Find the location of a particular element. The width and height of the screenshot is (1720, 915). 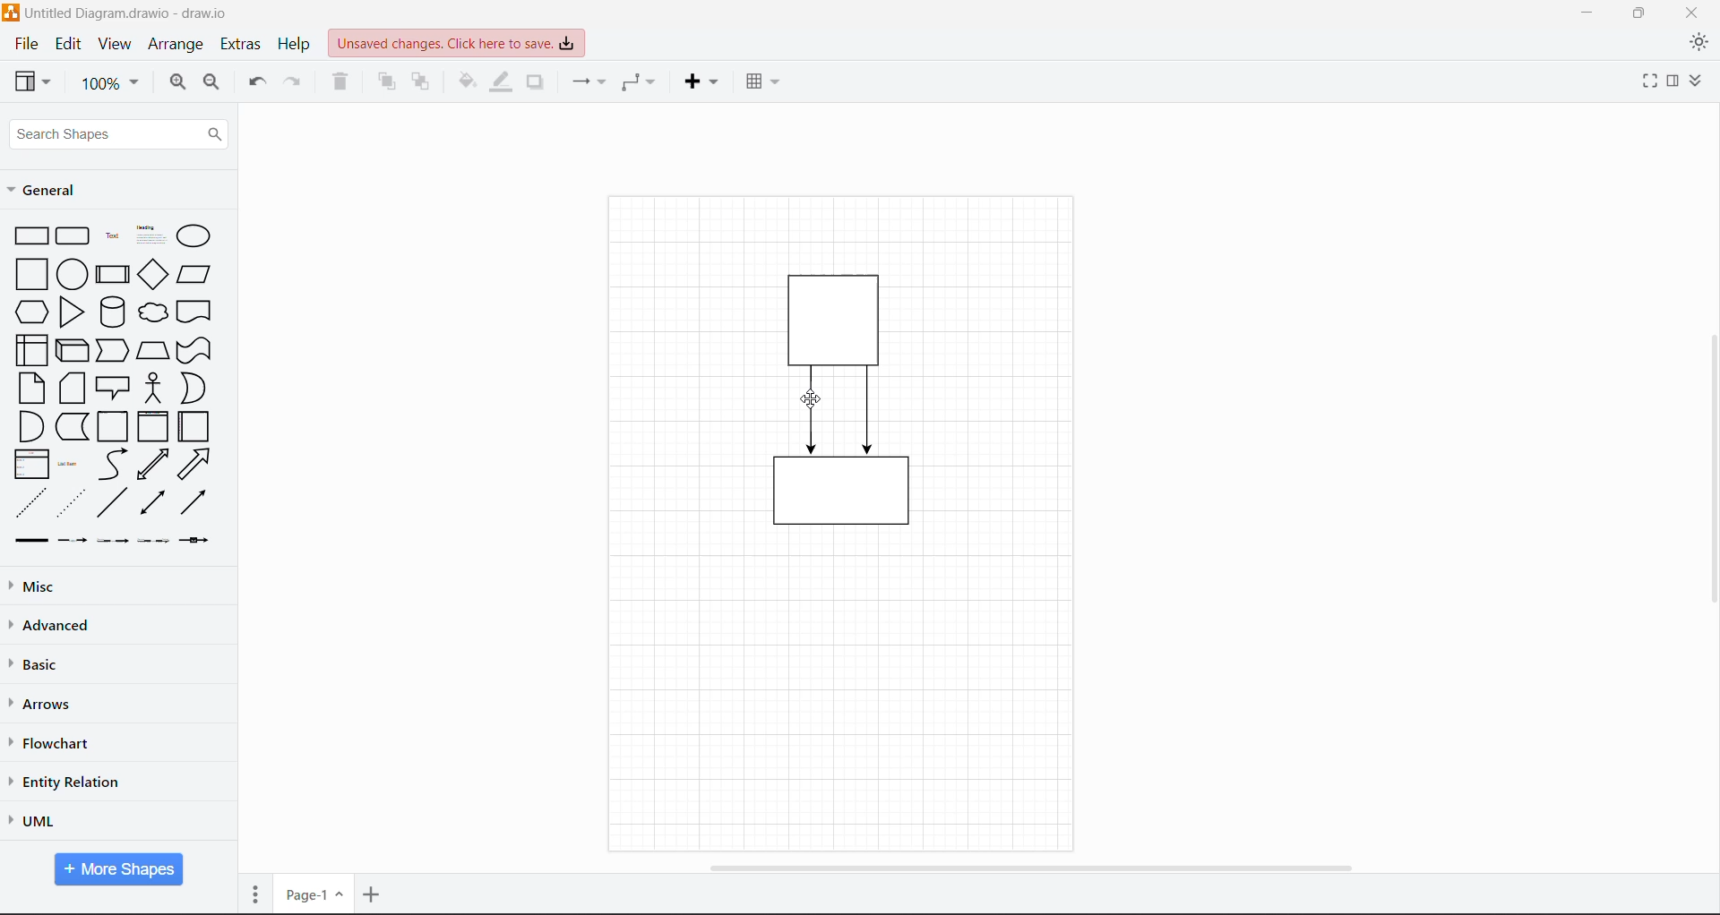

bidirectional arrow is located at coordinates (153, 465).